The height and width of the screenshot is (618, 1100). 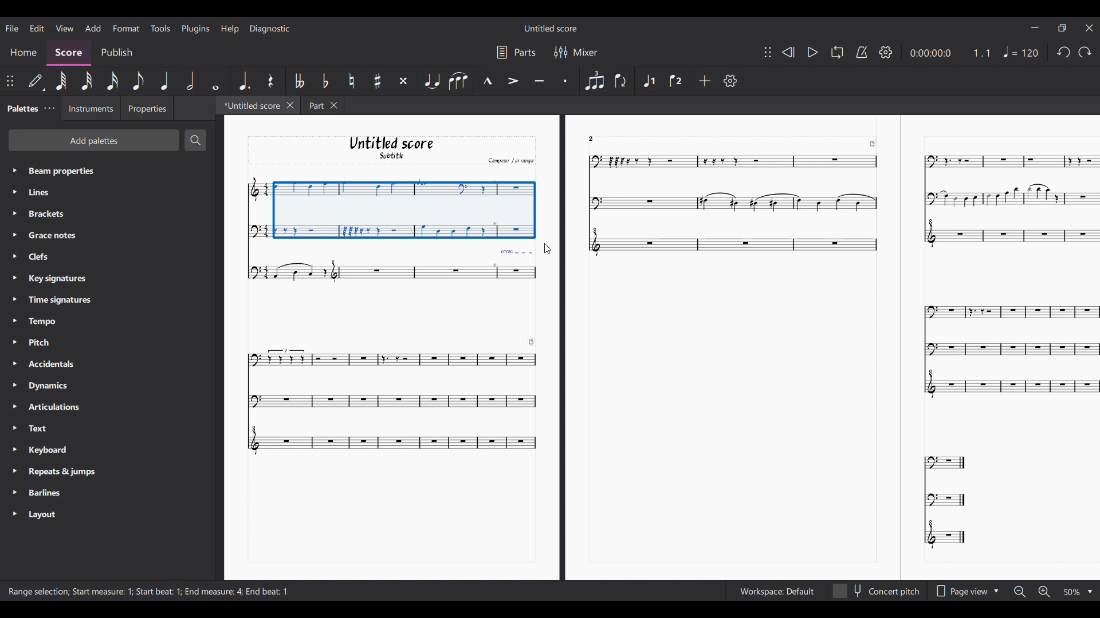 What do you see at coordinates (55, 451) in the screenshot?
I see `Keyboard` at bounding box center [55, 451].